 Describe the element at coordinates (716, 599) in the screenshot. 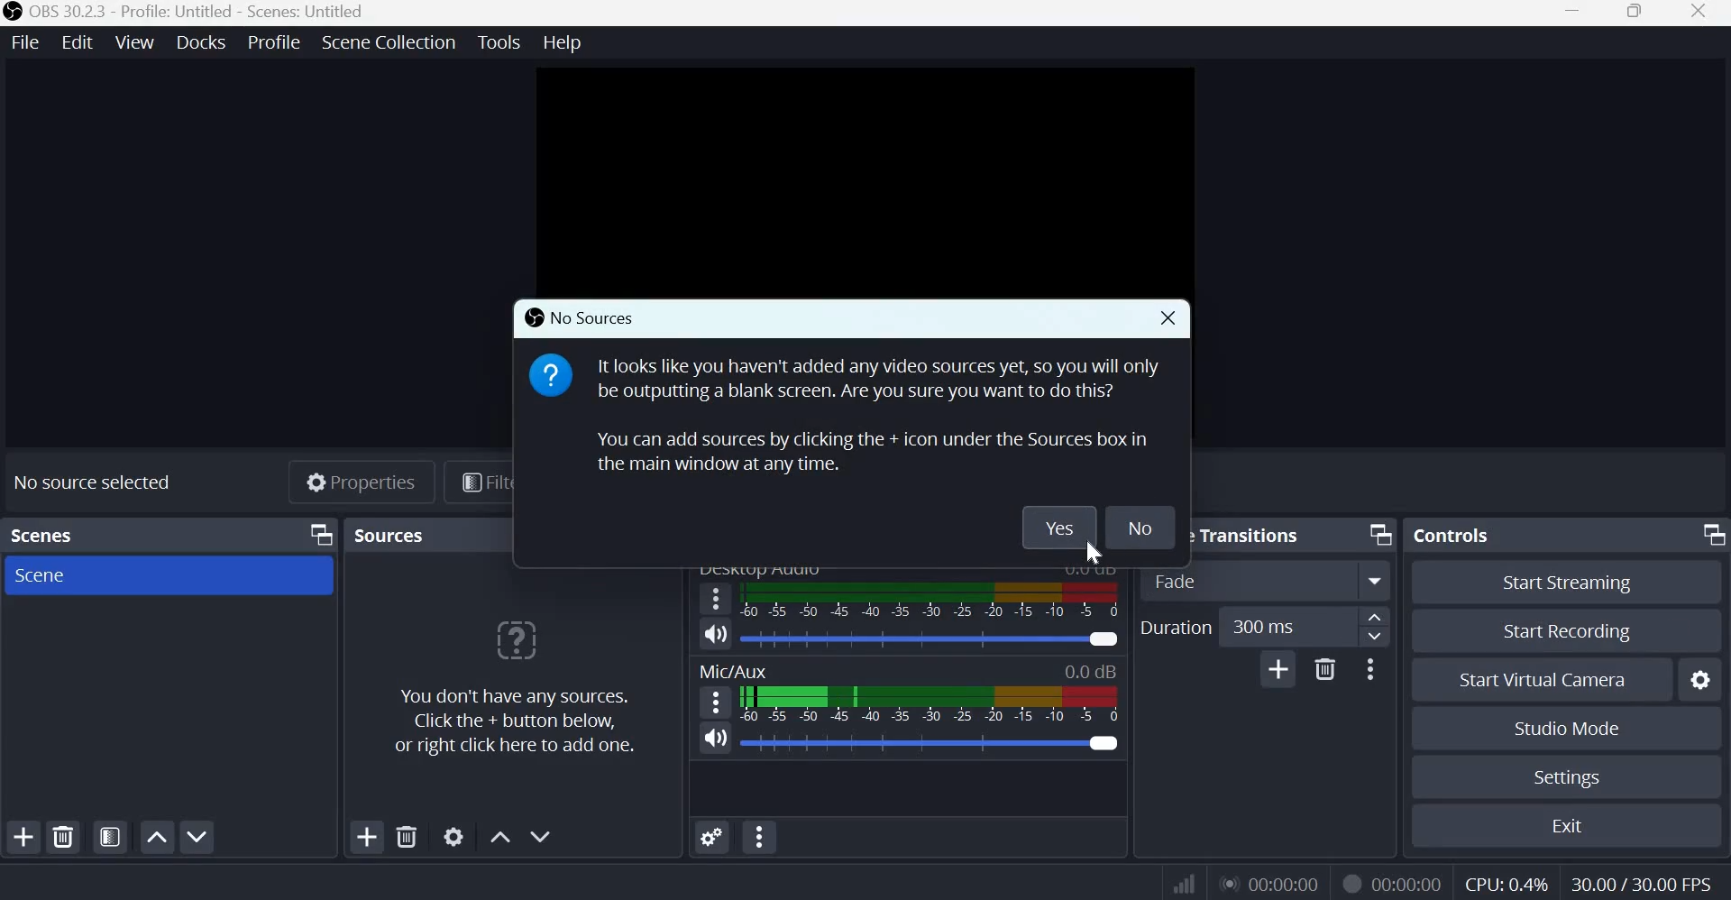

I see `Hamburger menu` at that location.